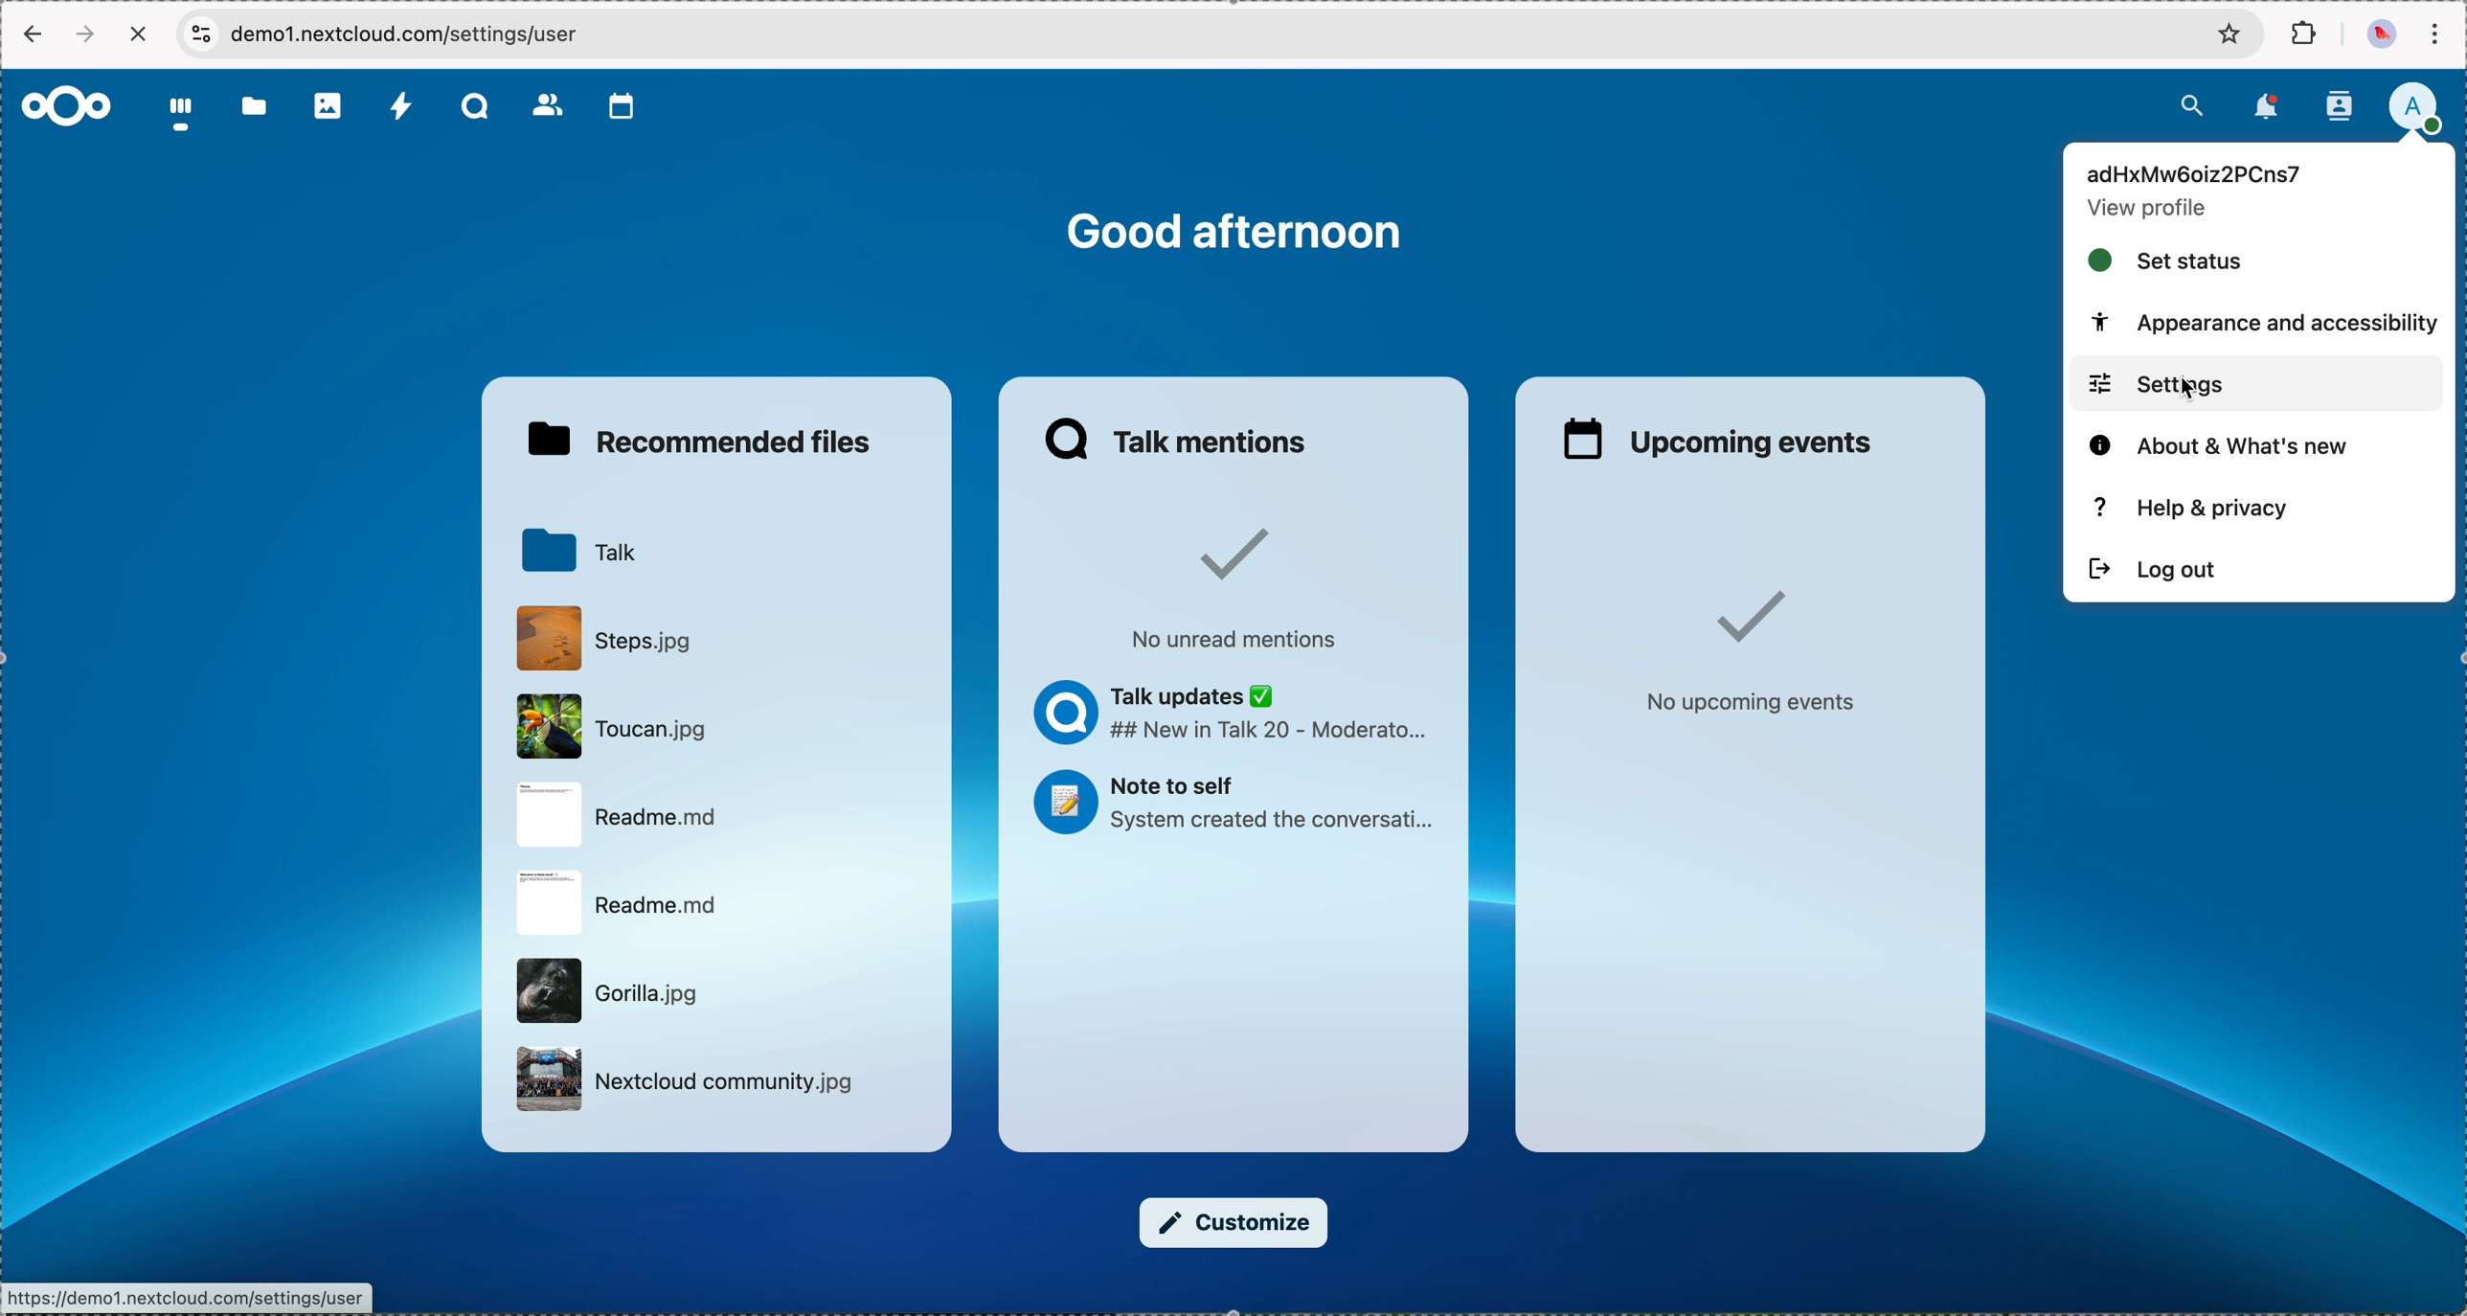  Describe the element at coordinates (140, 34) in the screenshot. I see `refresh the page` at that location.